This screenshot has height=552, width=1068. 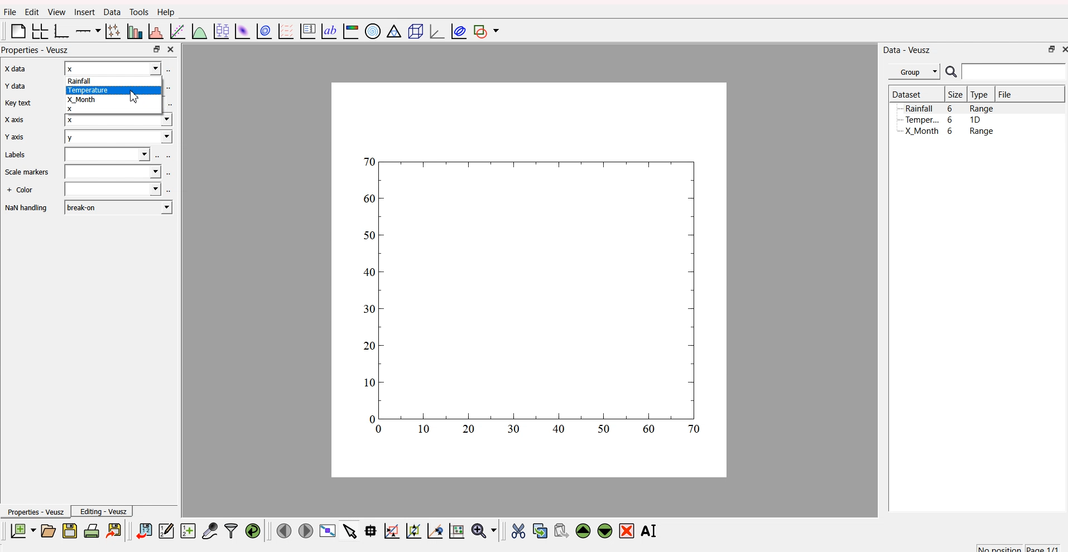 What do you see at coordinates (68, 530) in the screenshot?
I see `save a document` at bounding box center [68, 530].